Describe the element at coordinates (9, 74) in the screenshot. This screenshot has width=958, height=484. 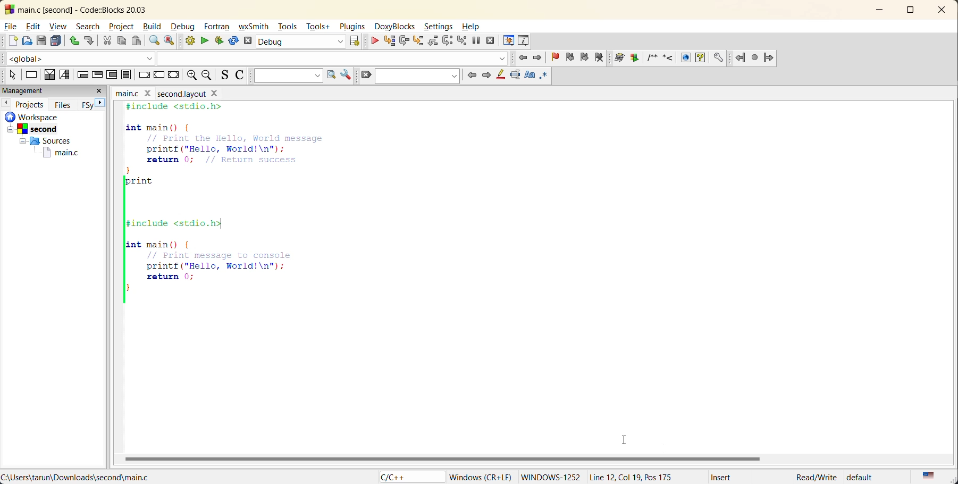
I see `select` at that location.